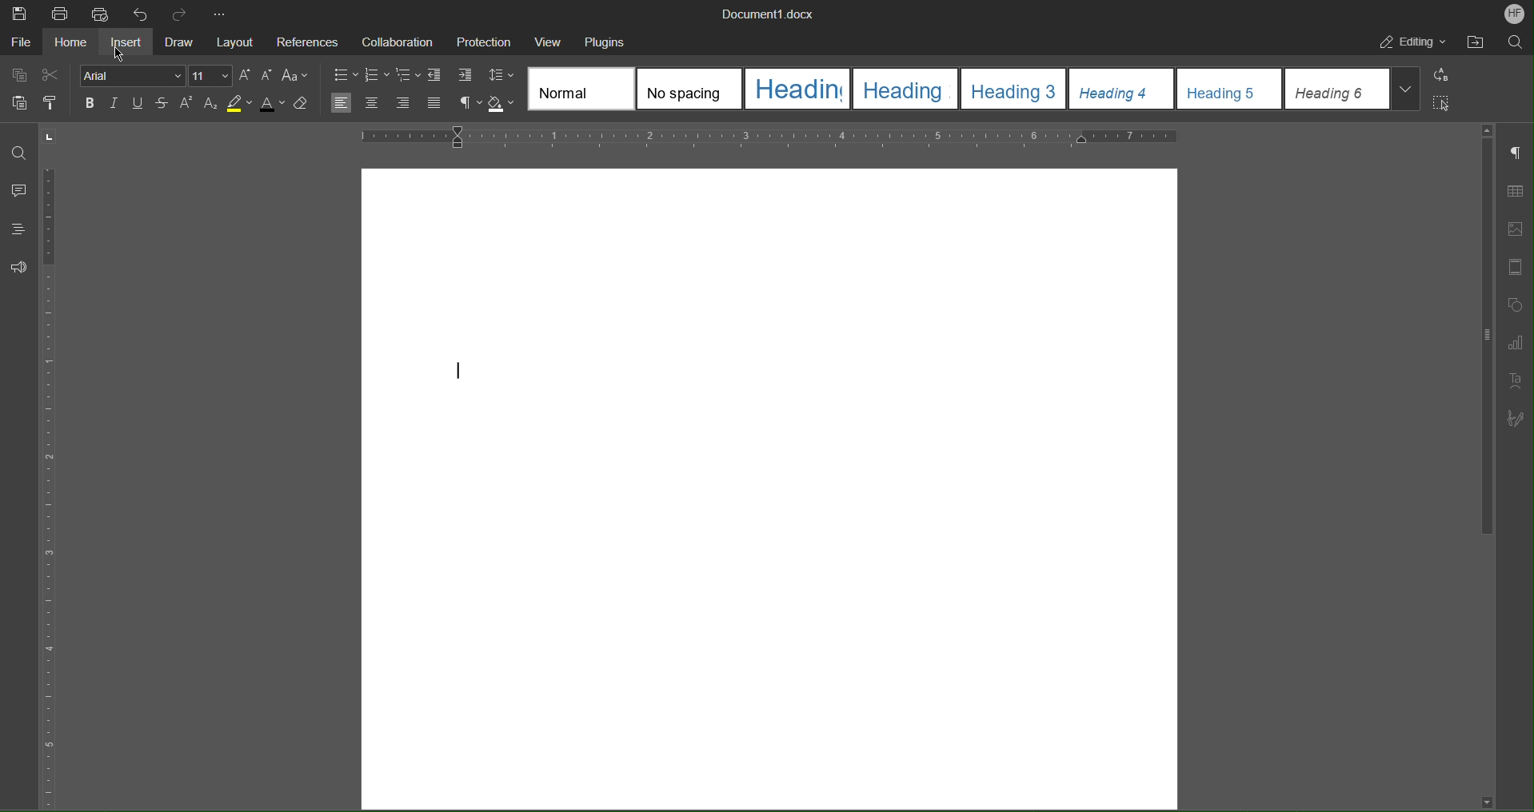 The height and width of the screenshot is (812, 1534). Describe the element at coordinates (581, 89) in the screenshot. I see `Normal` at that location.